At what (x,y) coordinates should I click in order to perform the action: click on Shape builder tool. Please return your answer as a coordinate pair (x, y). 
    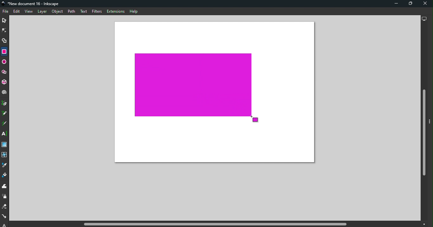
    Looking at the image, I should click on (5, 42).